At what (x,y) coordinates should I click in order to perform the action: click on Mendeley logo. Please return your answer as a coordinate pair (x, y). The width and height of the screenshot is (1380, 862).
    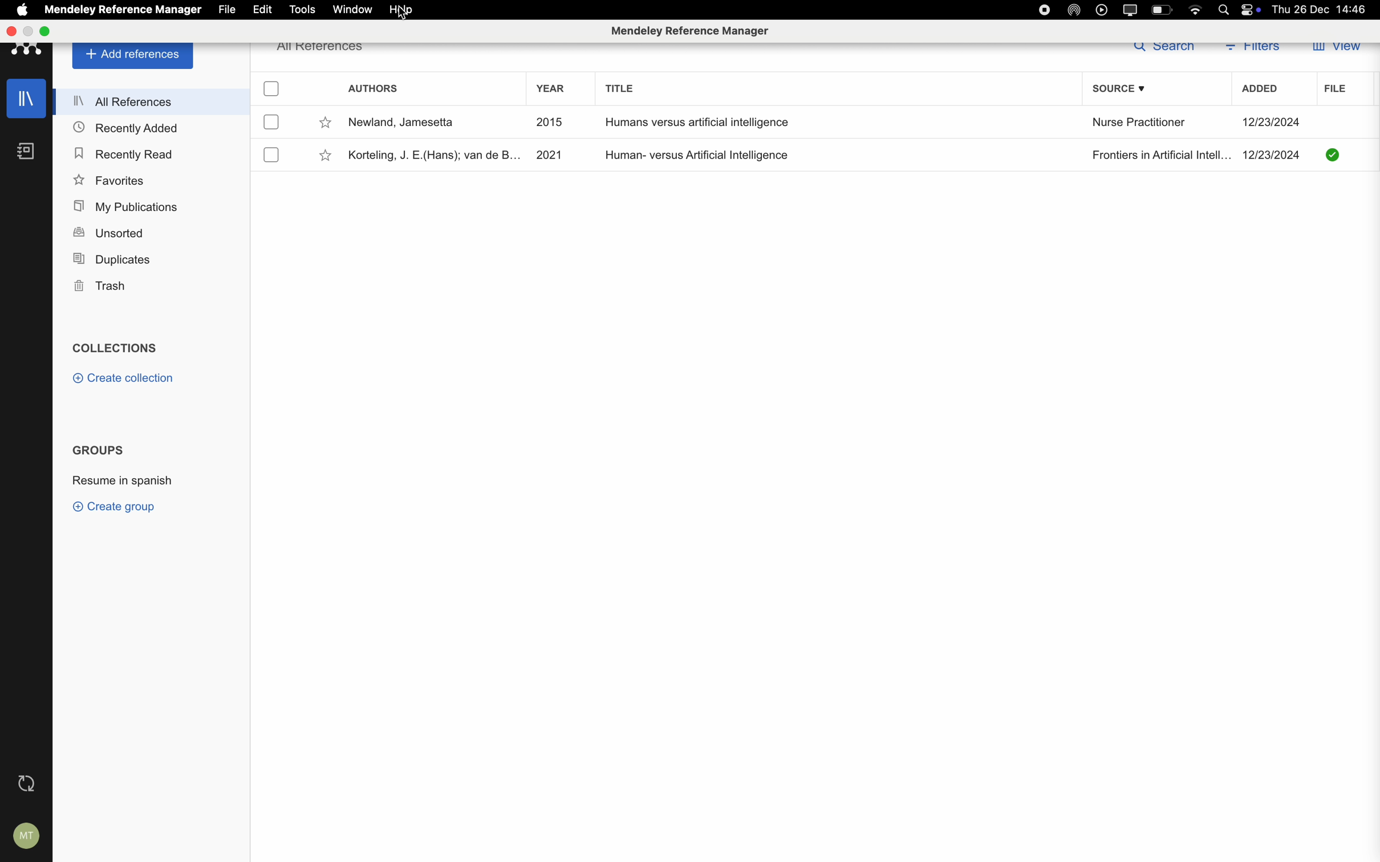
    Looking at the image, I should click on (25, 52).